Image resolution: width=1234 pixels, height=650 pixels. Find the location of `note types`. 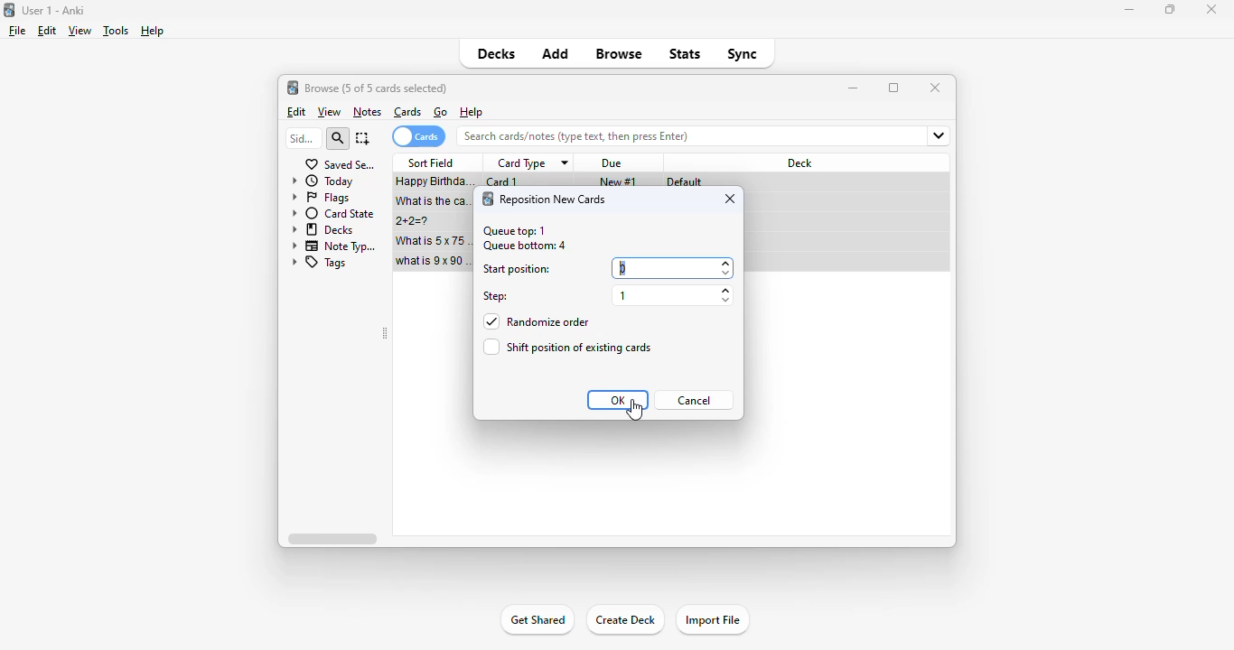

note types is located at coordinates (335, 246).